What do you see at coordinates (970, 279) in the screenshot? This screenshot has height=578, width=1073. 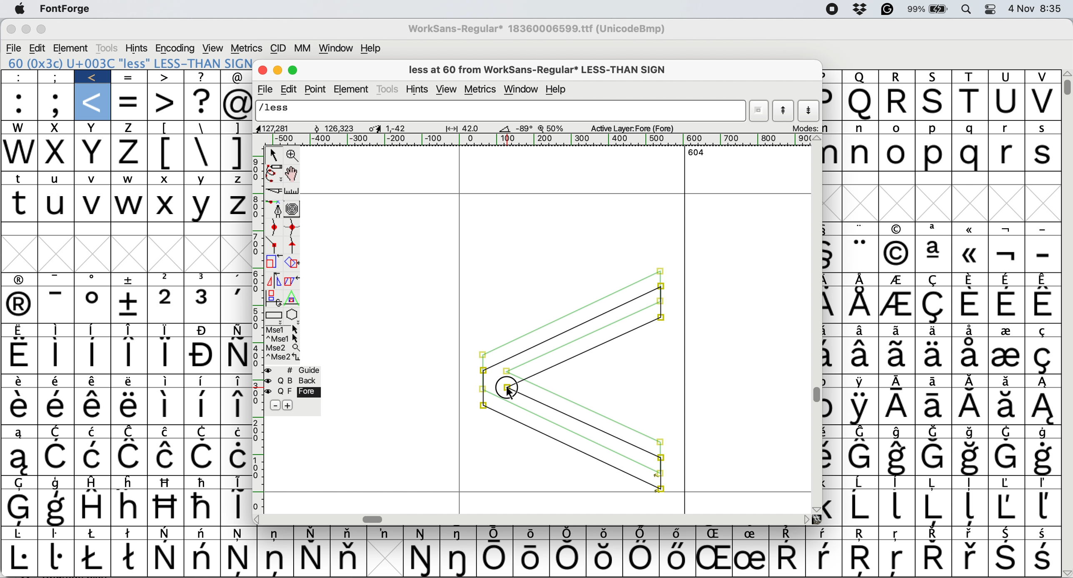 I see `Symbol` at bounding box center [970, 279].